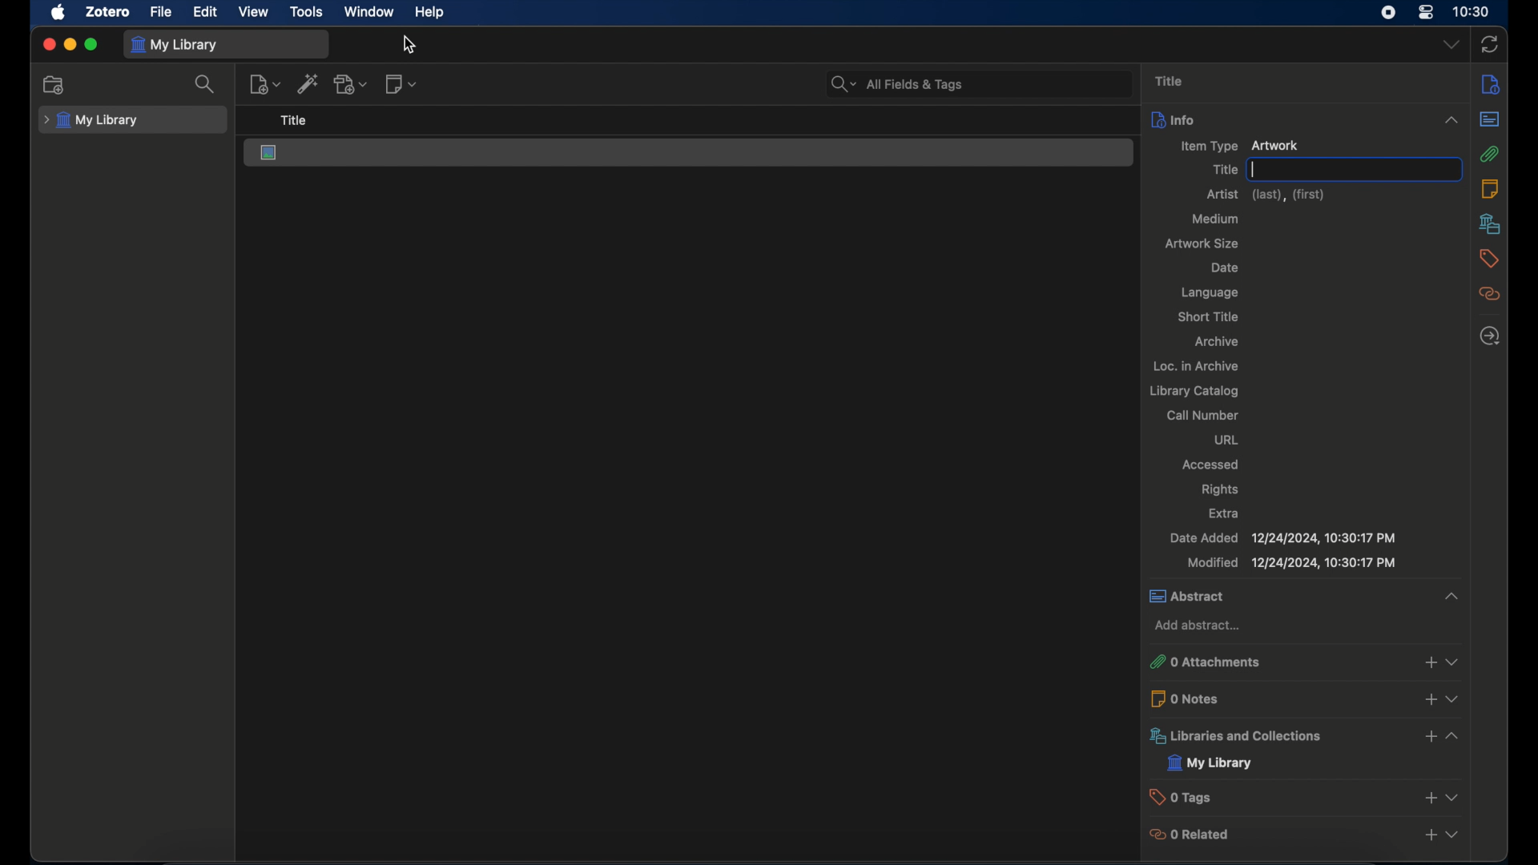 Image resolution: width=1538 pixels, height=865 pixels. I want to click on add abstract, so click(1198, 626).